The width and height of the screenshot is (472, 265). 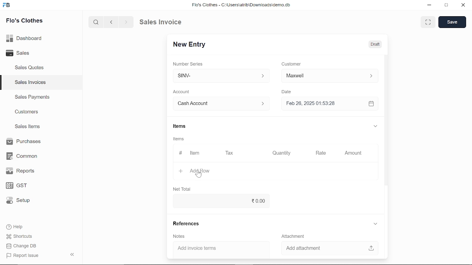 I want to click on Dashboard, so click(x=26, y=38).